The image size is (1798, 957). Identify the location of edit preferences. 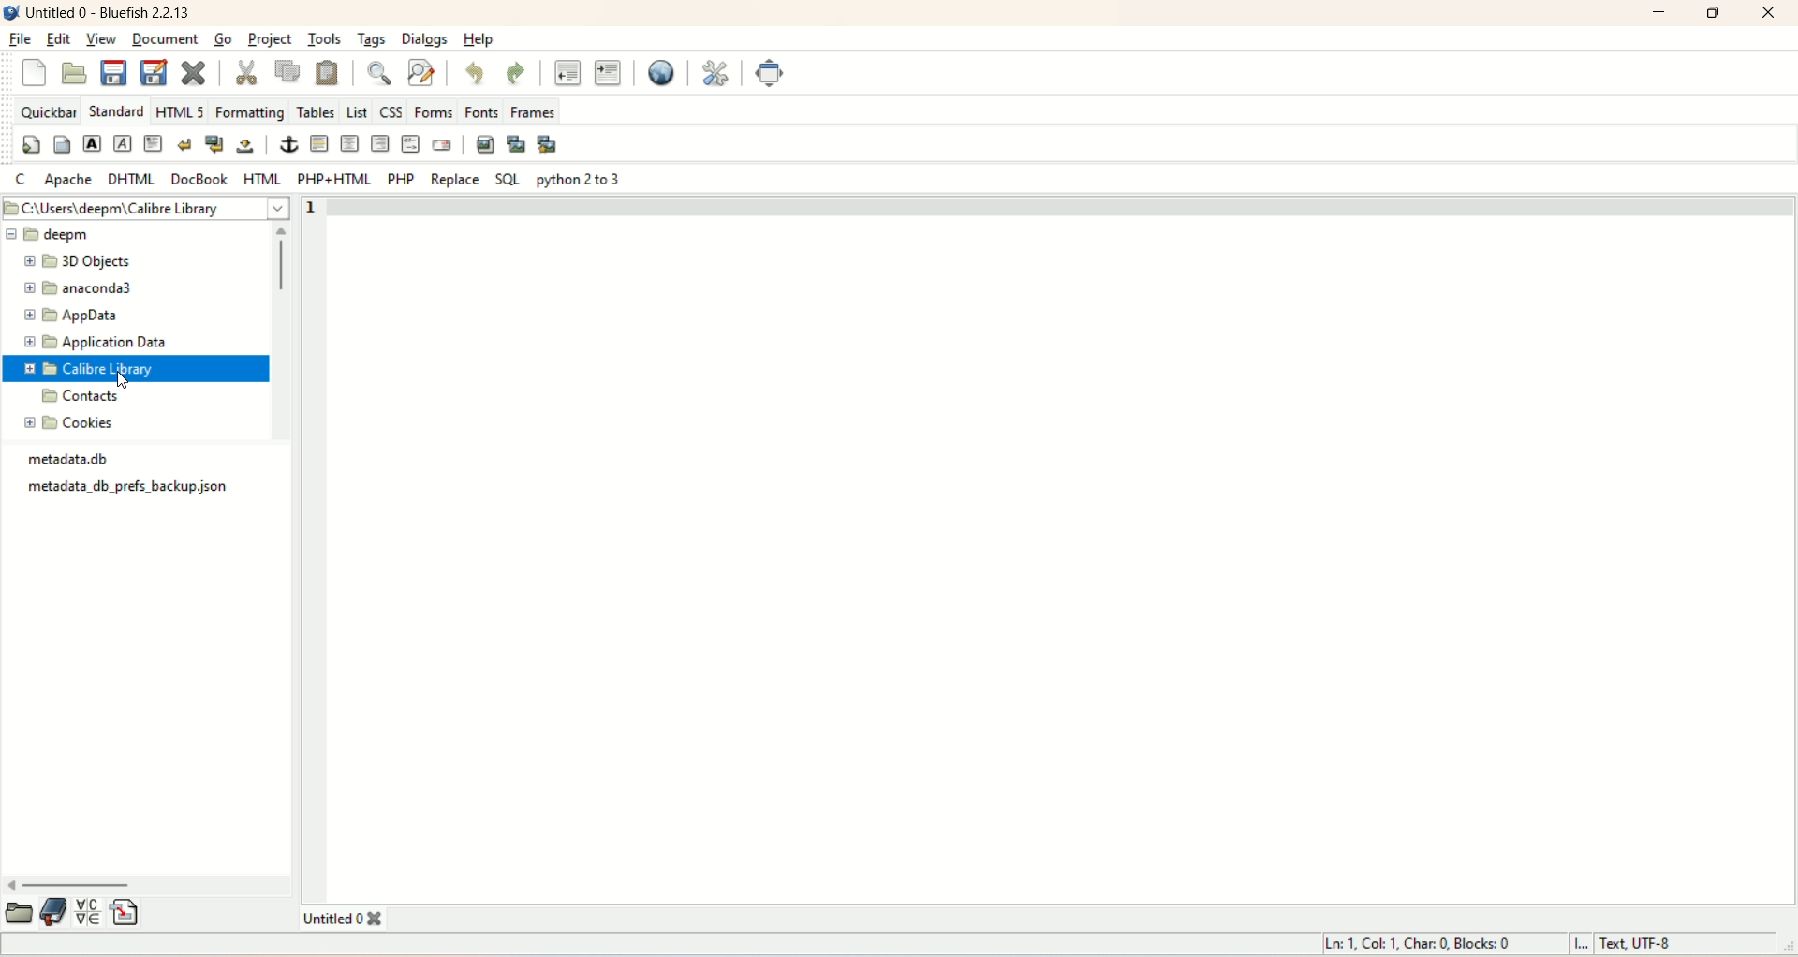
(717, 72).